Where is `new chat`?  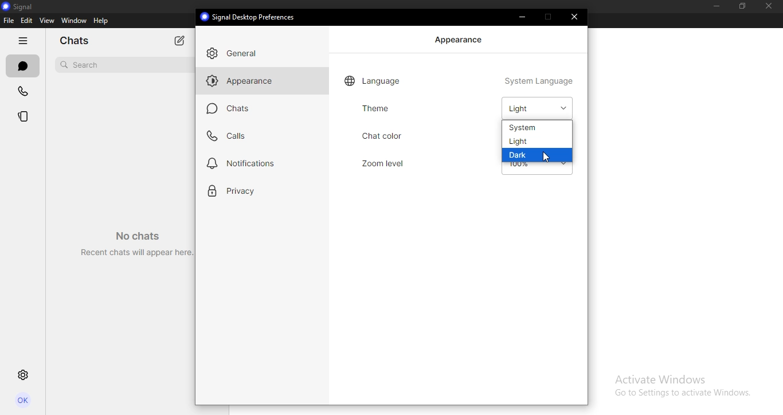
new chat is located at coordinates (180, 40).